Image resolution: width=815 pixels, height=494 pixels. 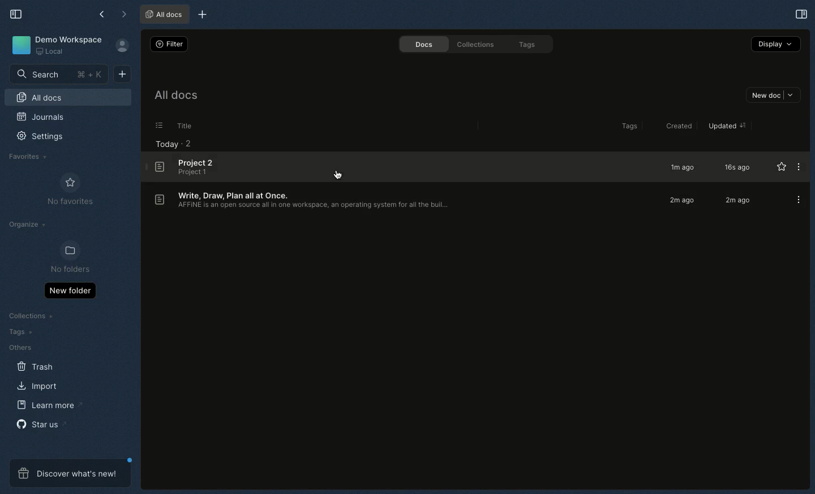 What do you see at coordinates (799, 200) in the screenshot?
I see `Options` at bounding box center [799, 200].